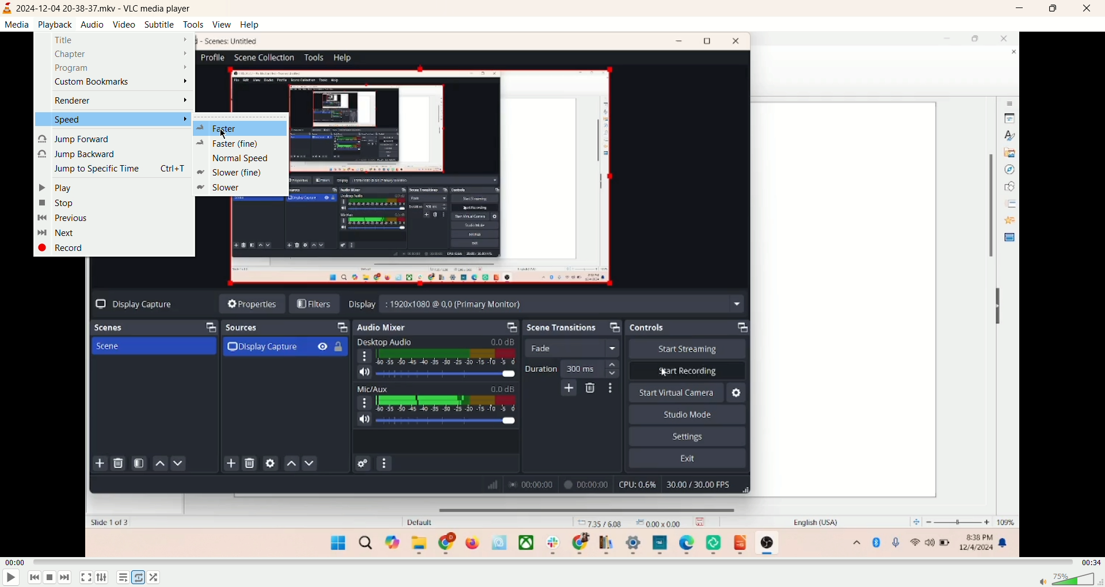 The width and height of the screenshot is (1105, 587). Describe the element at coordinates (1090, 561) in the screenshot. I see `total time` at that location.